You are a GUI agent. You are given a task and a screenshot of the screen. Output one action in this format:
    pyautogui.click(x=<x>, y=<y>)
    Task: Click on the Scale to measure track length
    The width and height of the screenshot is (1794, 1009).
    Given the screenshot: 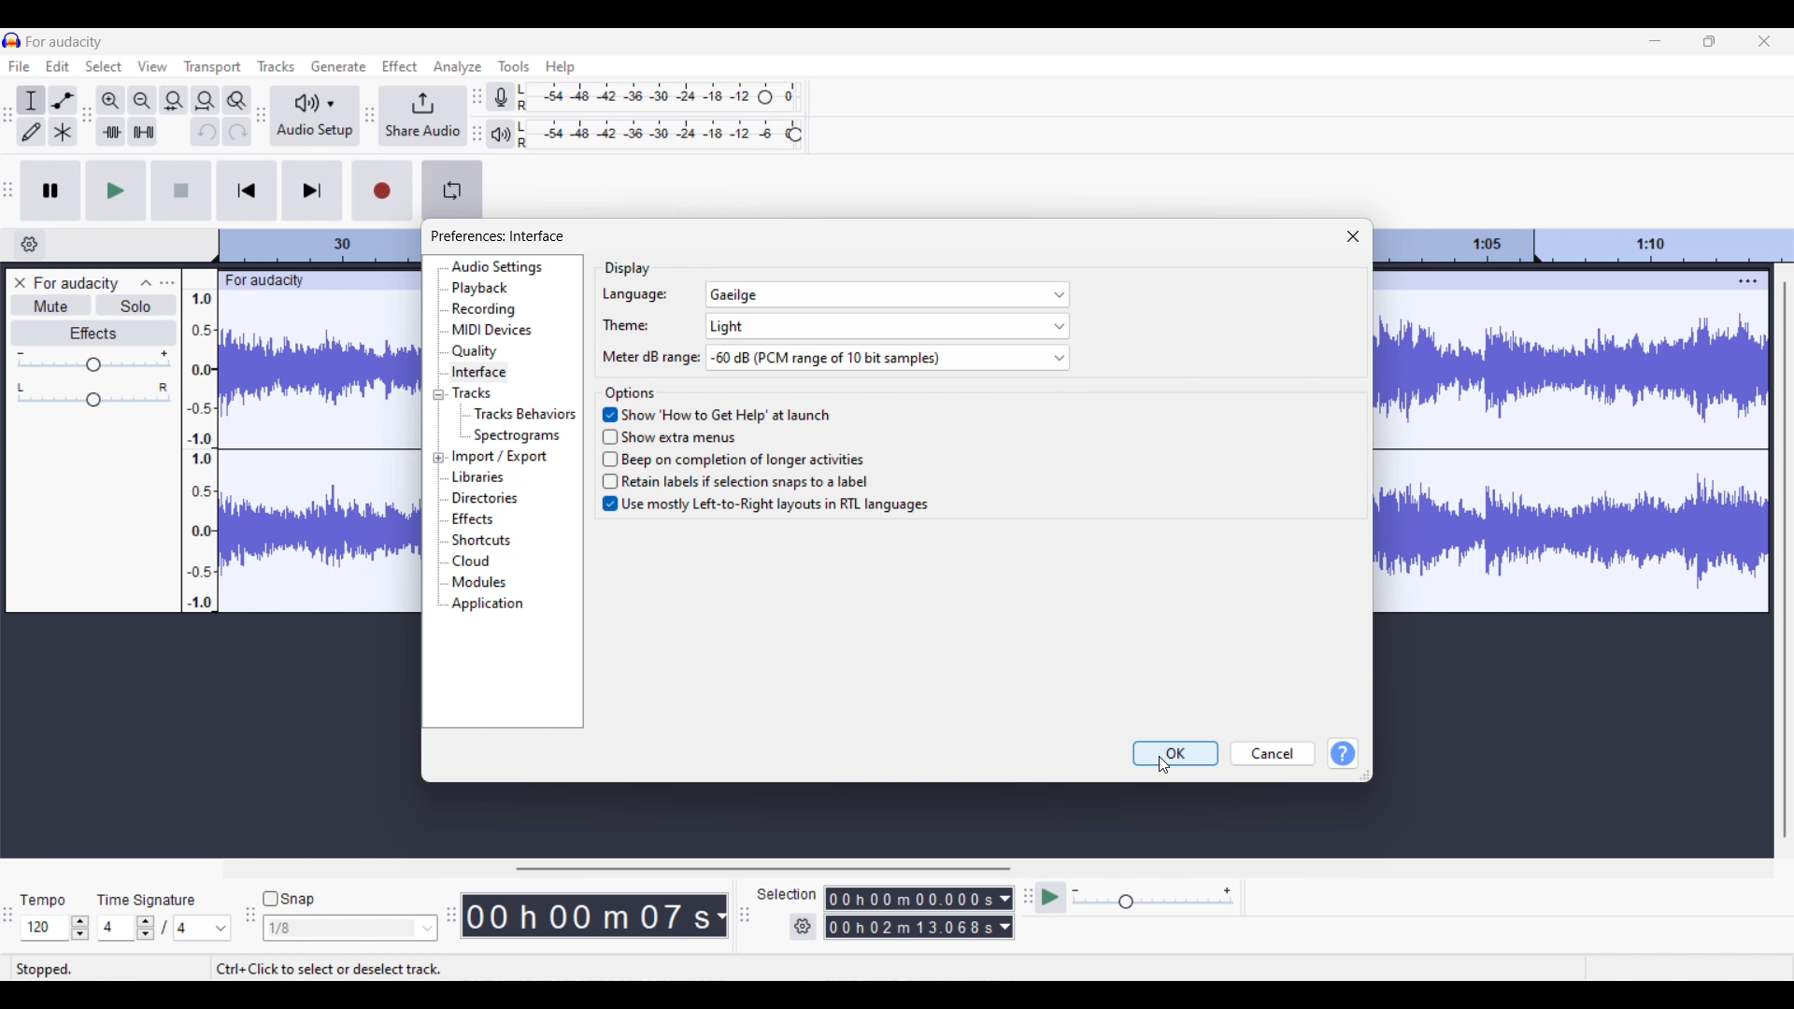 What is the action you would take?
    pyautogui.click(x=1587, y=246)
    